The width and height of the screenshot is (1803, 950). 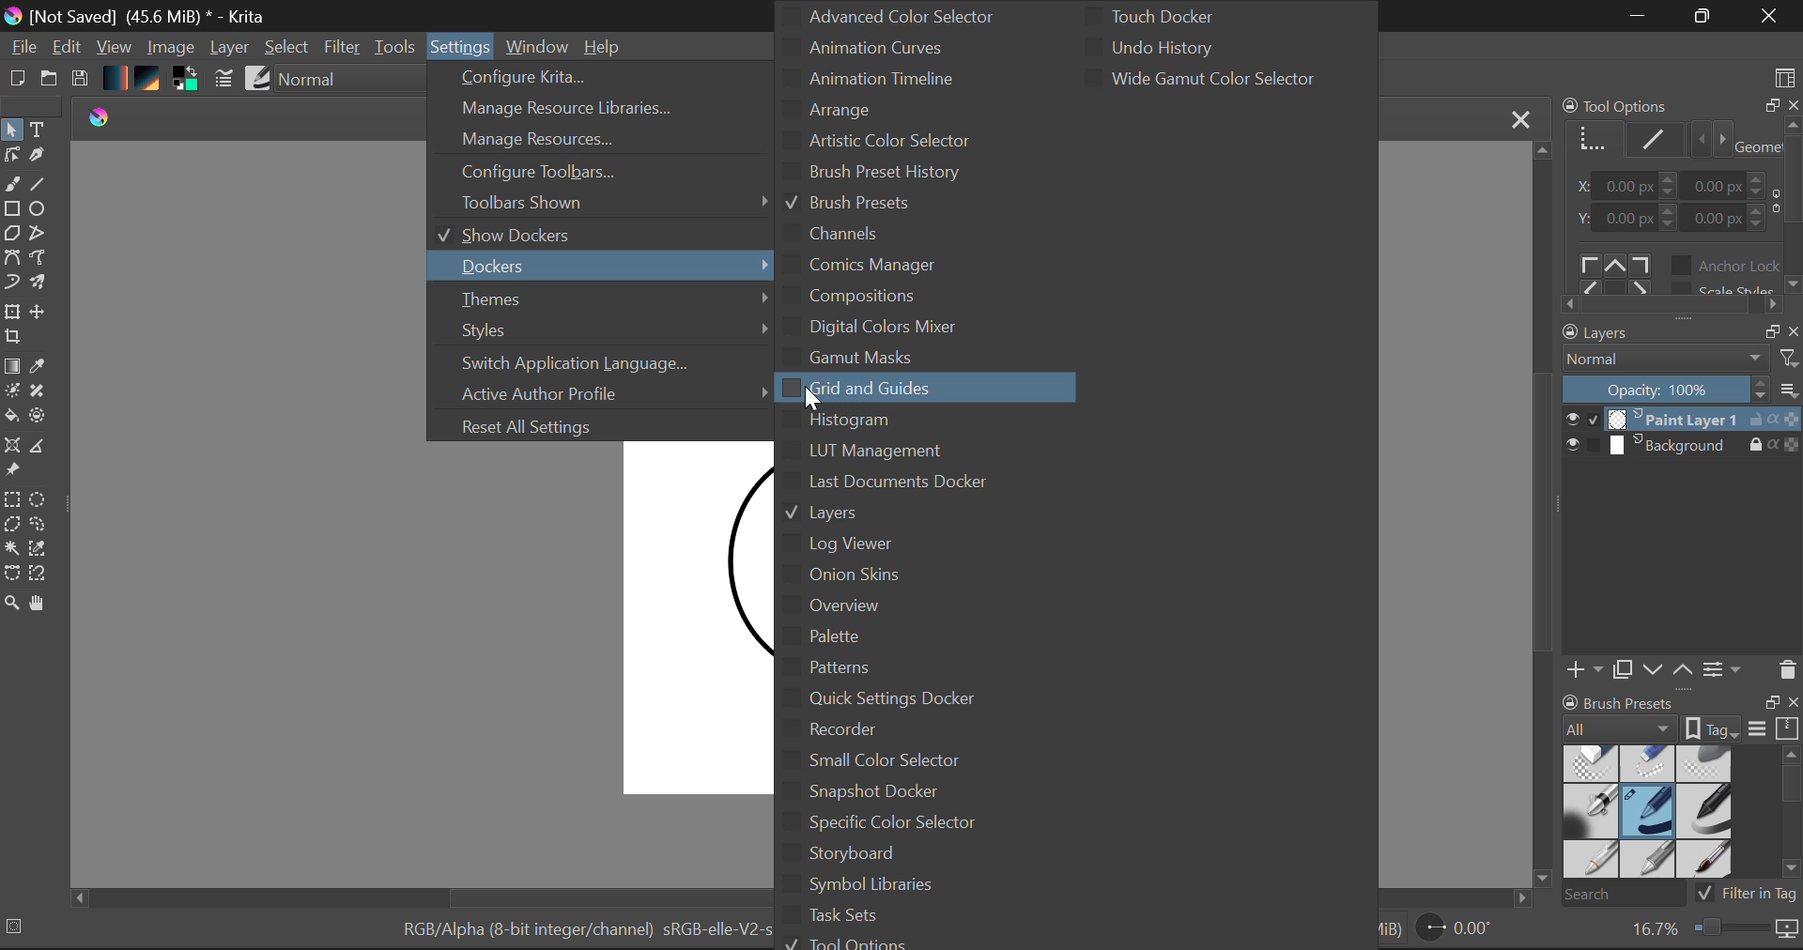 I want to click on Gradient Fill, so click(x=12, y=365).